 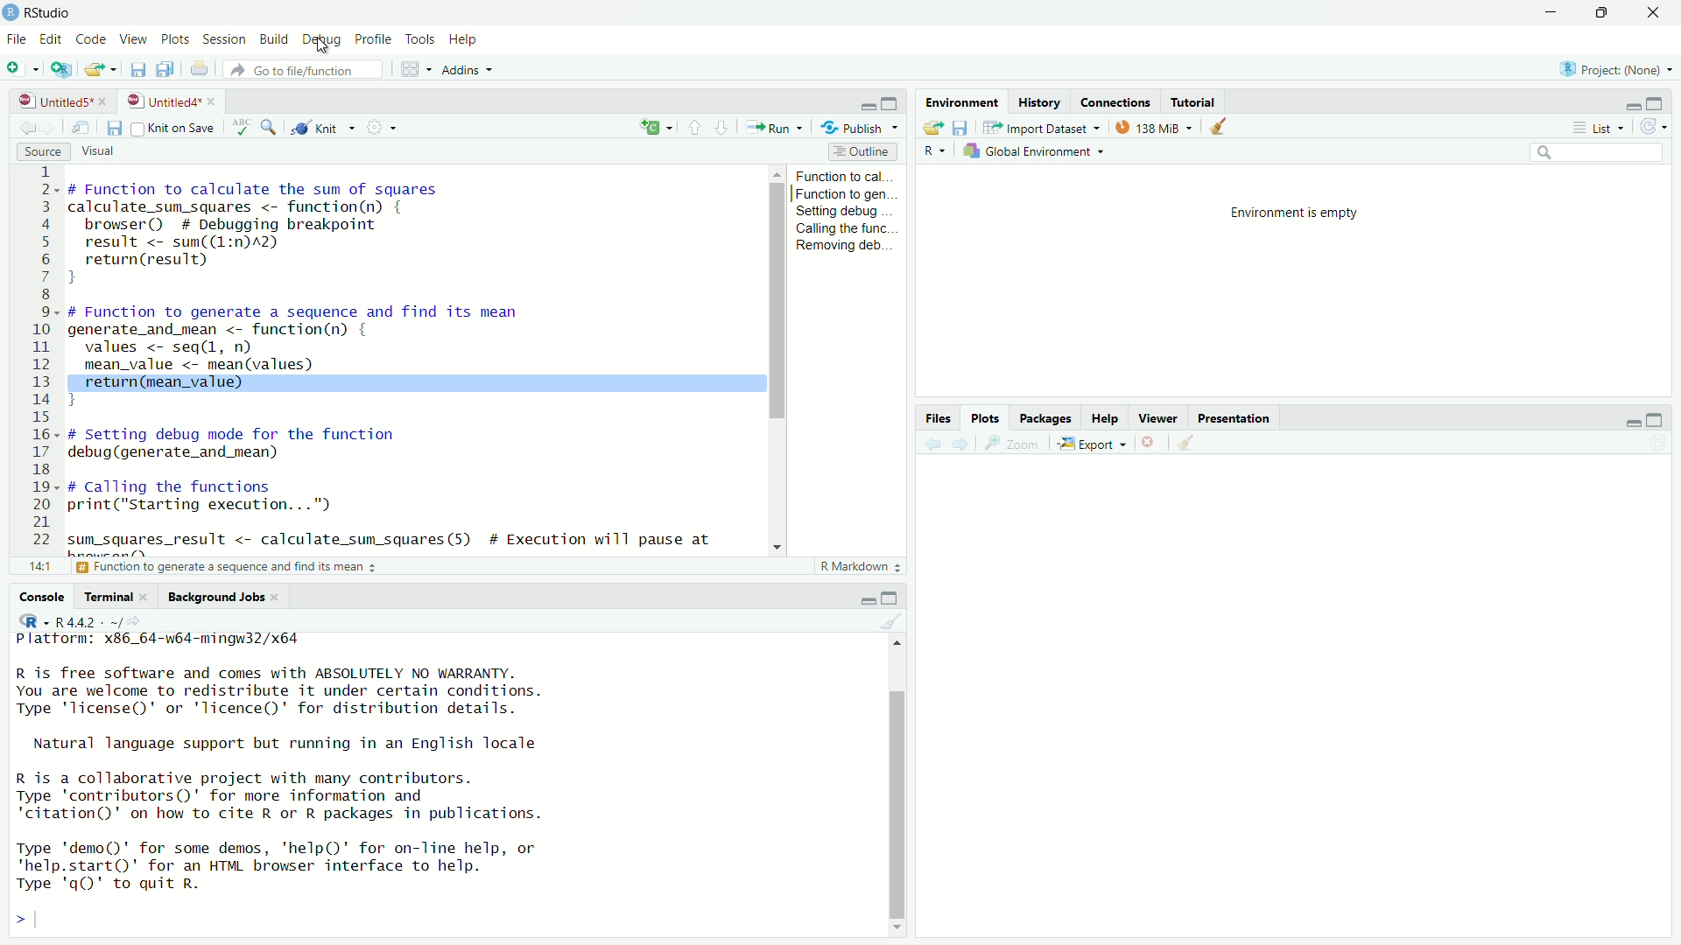 What do you see at coordinates (113, 127) in the screenshot?
I see `save current document` at bounding box center [113, 127].